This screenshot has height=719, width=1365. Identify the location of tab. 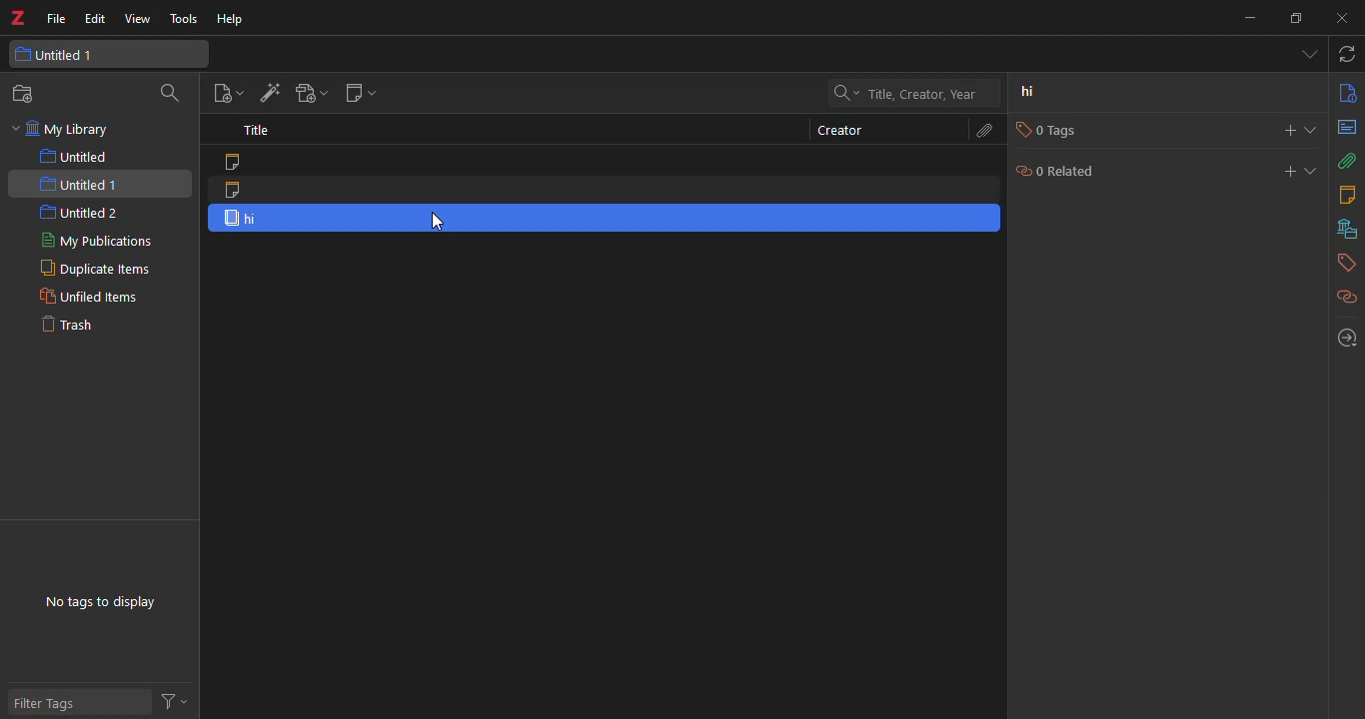
(1305, 55).